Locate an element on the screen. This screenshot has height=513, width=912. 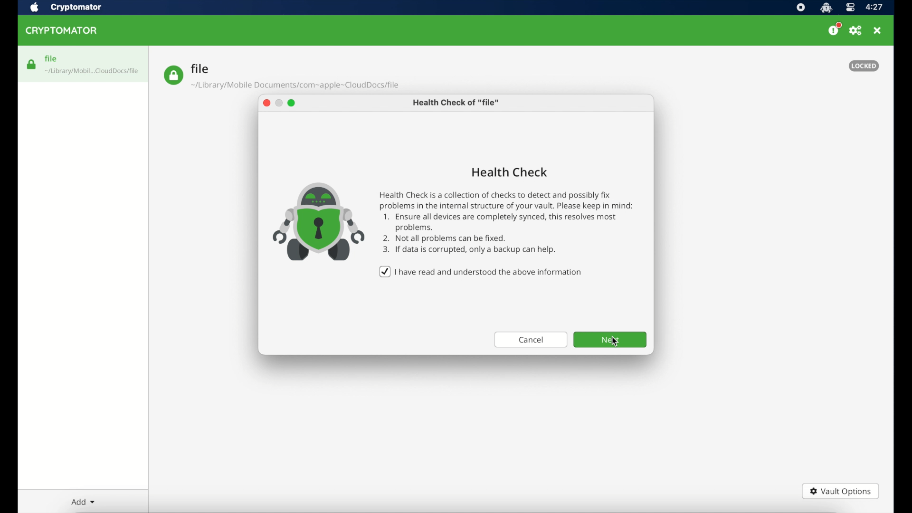
donate is located at coordinates (834, 29).